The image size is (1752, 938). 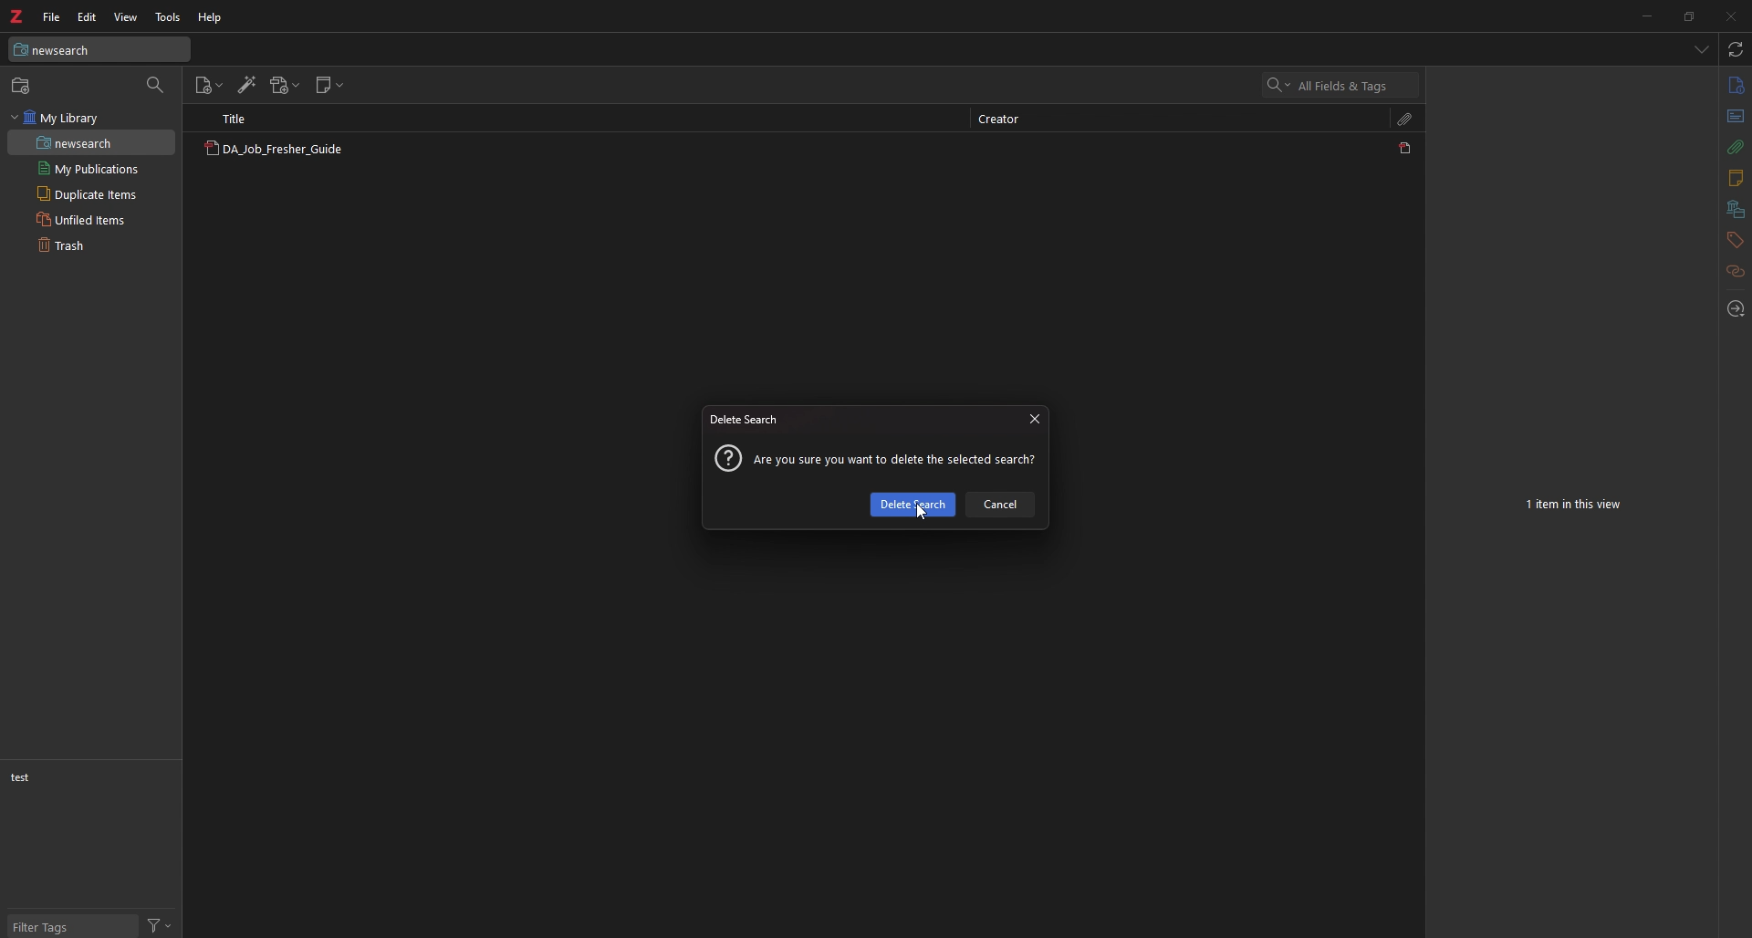 I want to click on mouse cursor, so click(x=920, y=511).